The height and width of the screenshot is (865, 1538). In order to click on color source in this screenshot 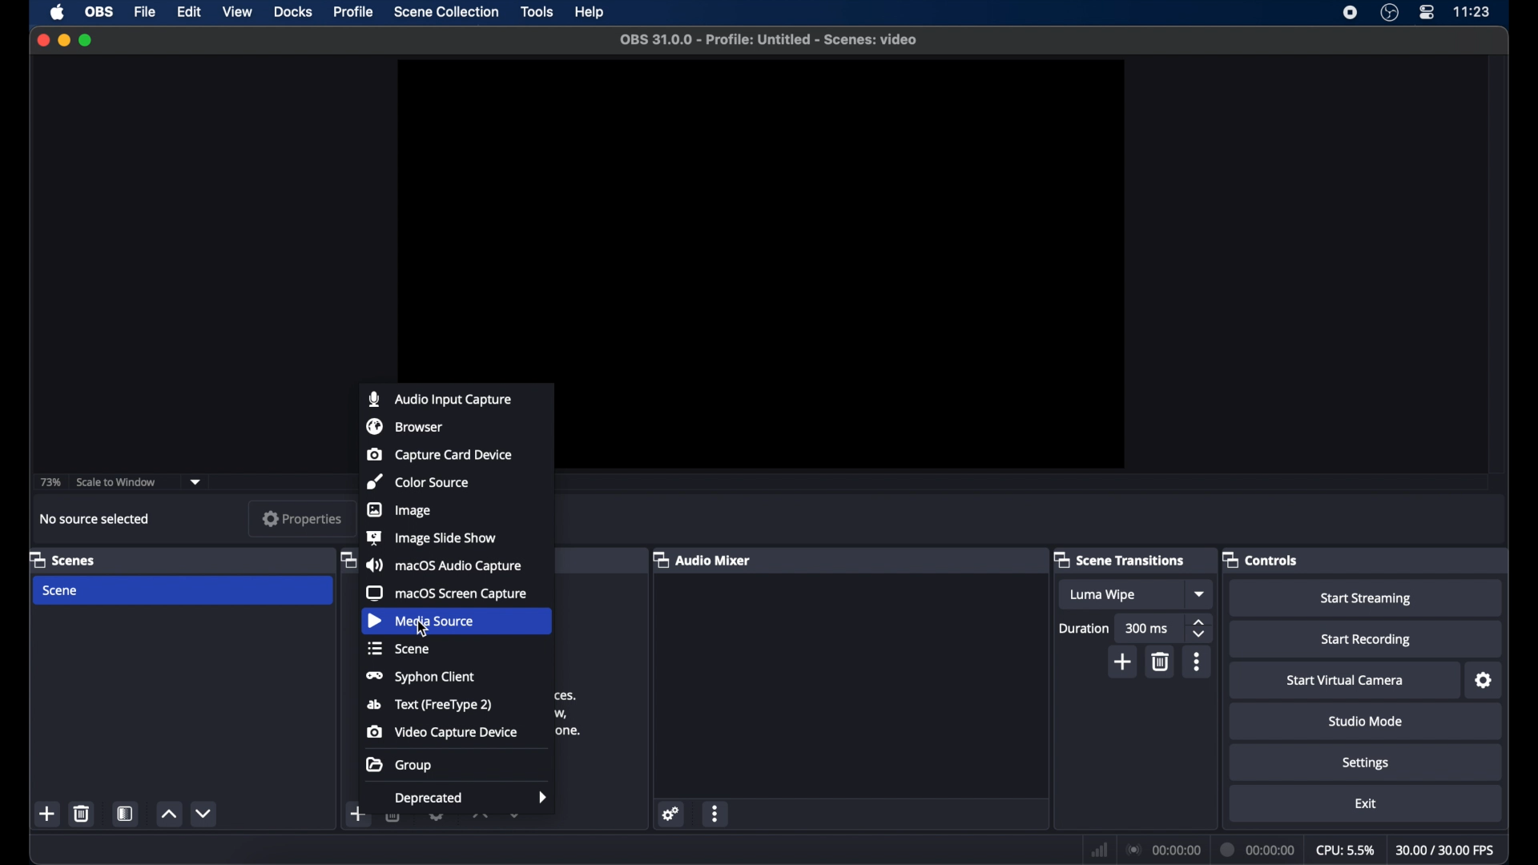, I will do `click(417, 482)`.